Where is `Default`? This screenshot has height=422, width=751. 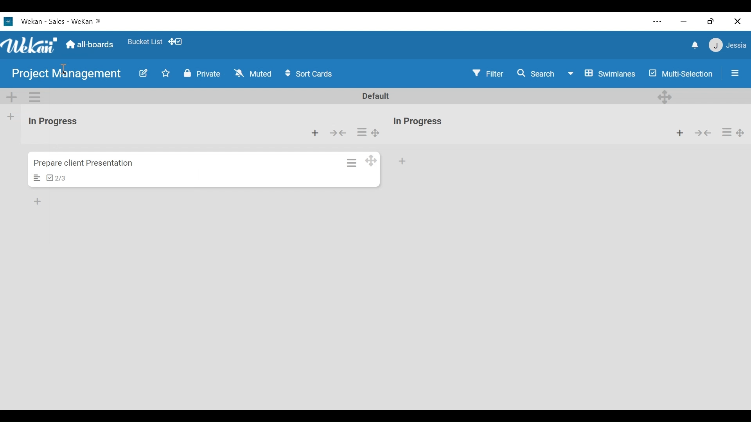 Default is located at coordinates (374, 96).